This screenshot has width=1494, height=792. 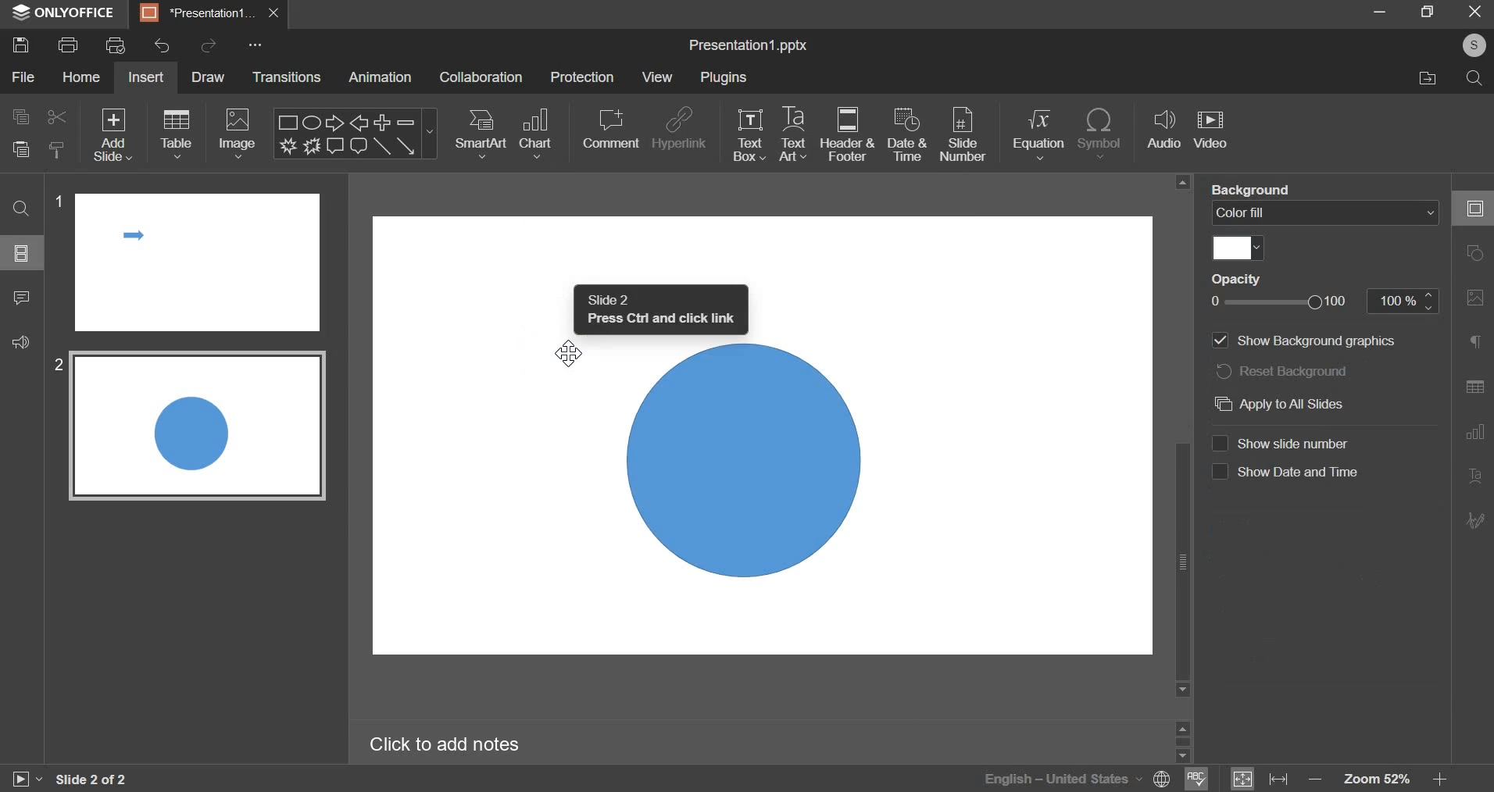 What do you see at coordinates (1166, 134) in the screenshot?
I see `audio` at bounding box center [1166, 134].